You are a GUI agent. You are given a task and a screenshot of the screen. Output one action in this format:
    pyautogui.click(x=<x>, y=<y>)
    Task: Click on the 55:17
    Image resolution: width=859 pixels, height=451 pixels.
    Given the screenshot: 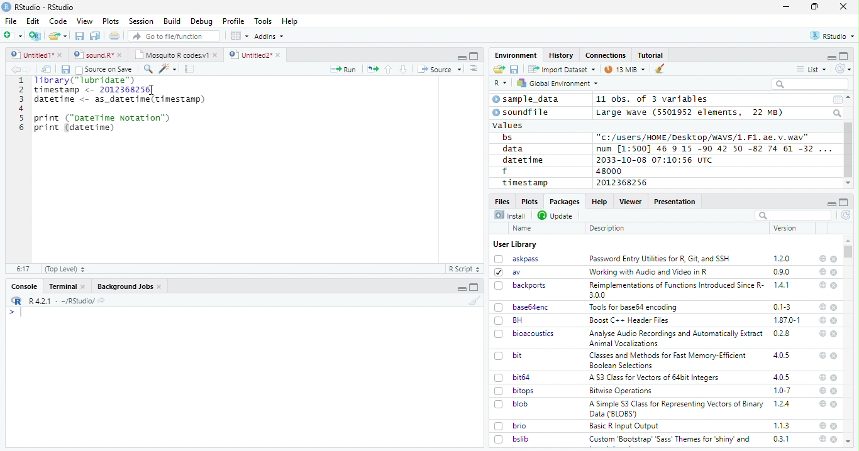 What is the action you would take?
    pyautogui.click(x=24, y=269)
    